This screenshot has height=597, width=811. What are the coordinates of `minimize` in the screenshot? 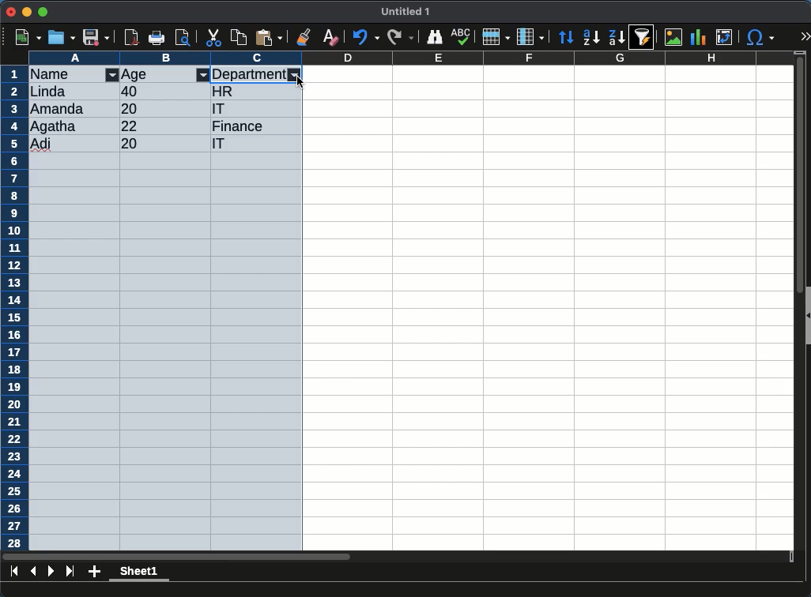 It's located at (28, 11).